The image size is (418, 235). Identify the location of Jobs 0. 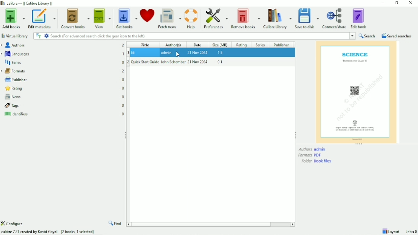
(410, 232).